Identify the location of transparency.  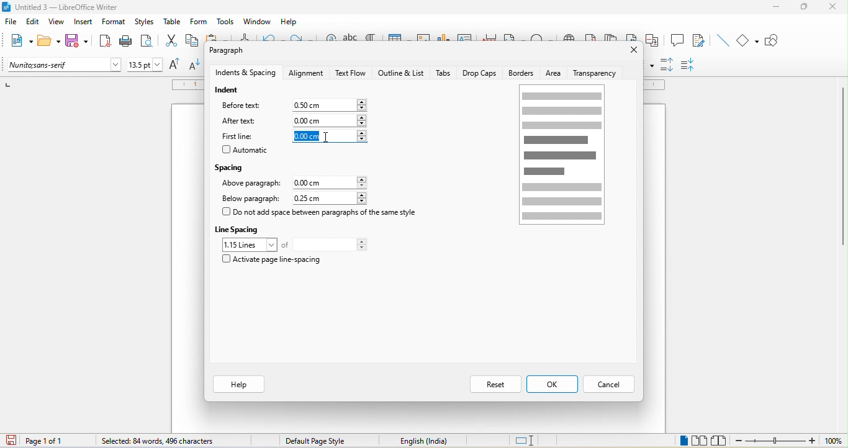
(596, 74).